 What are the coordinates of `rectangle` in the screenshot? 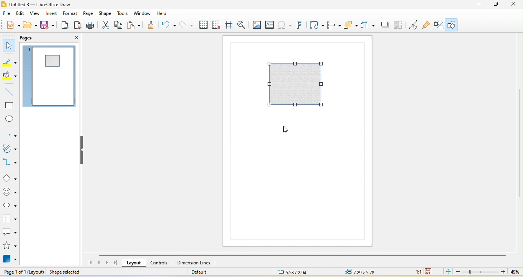 It's located at (10, 106).